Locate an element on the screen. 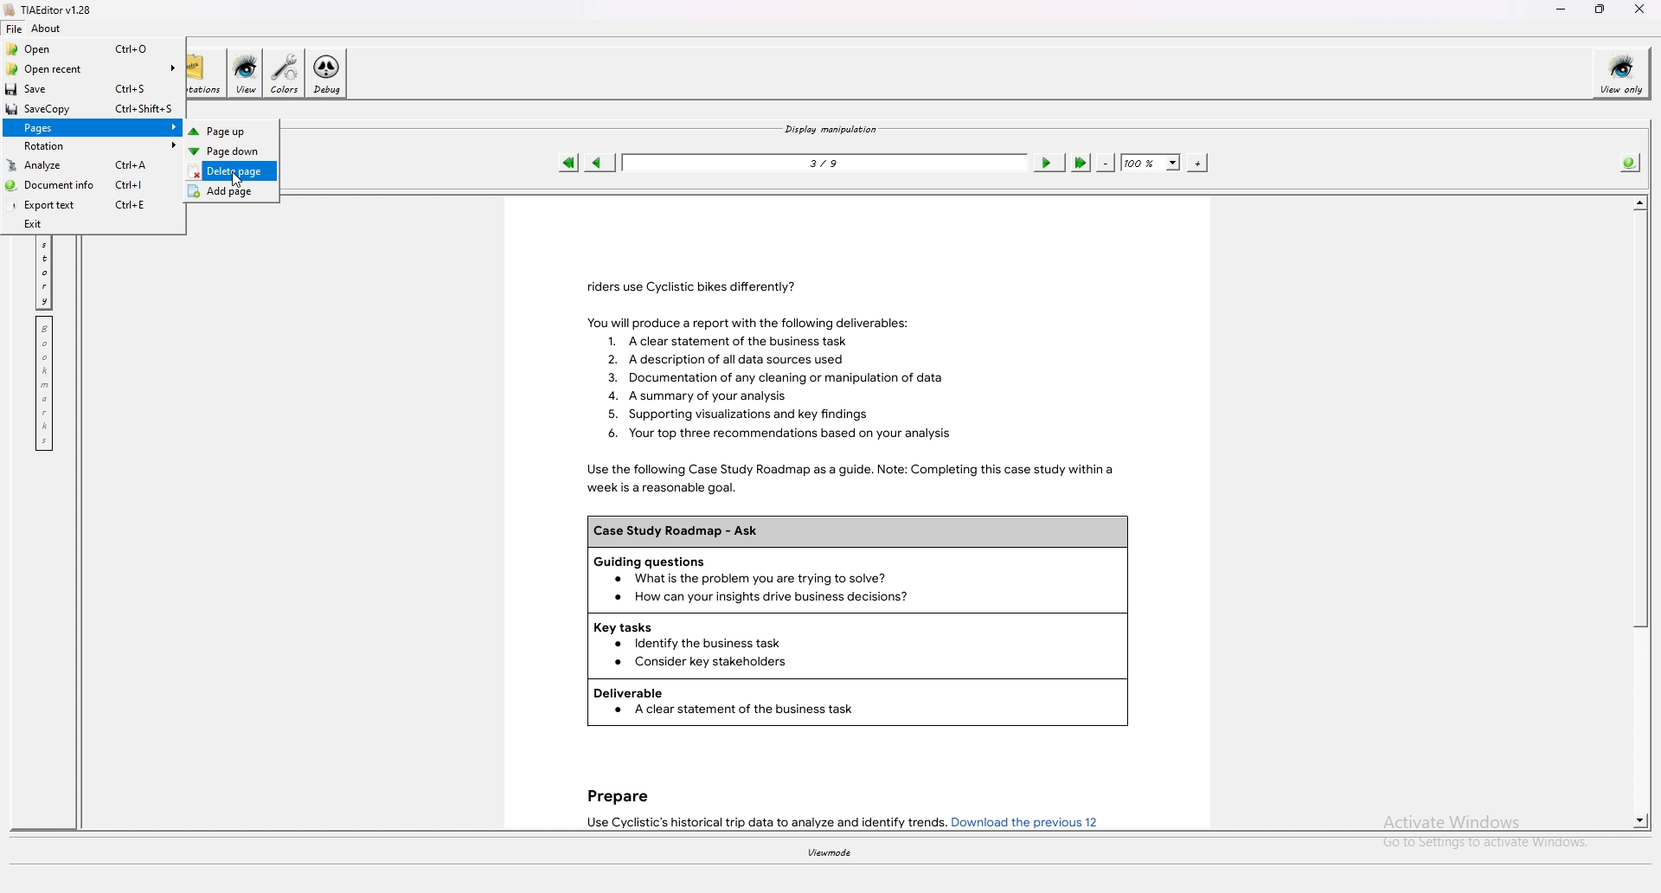 The height and width of the screenshot is (893, 1661). colors is located at coordinates (283, 74).